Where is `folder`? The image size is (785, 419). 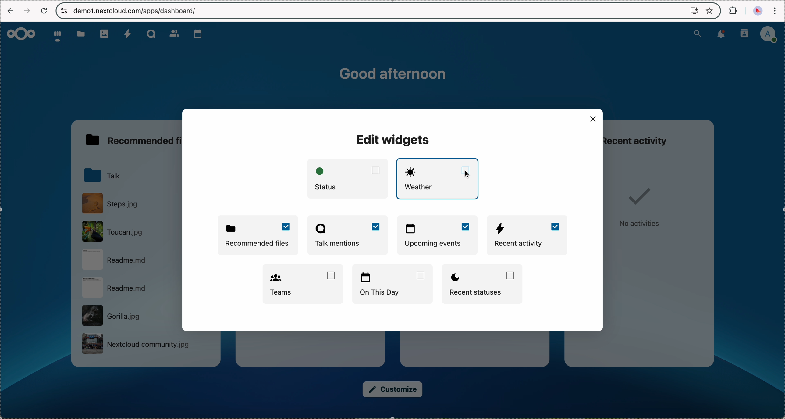
folder is located at coordinates (79, 34).